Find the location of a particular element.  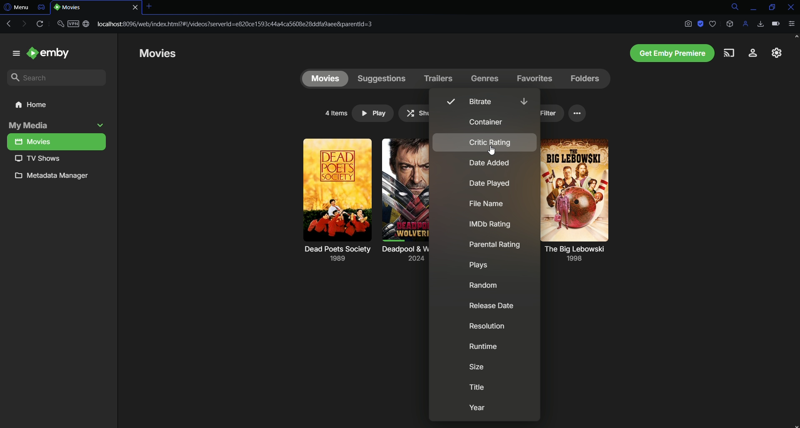

Minimize is located at coordinates (752, 7).